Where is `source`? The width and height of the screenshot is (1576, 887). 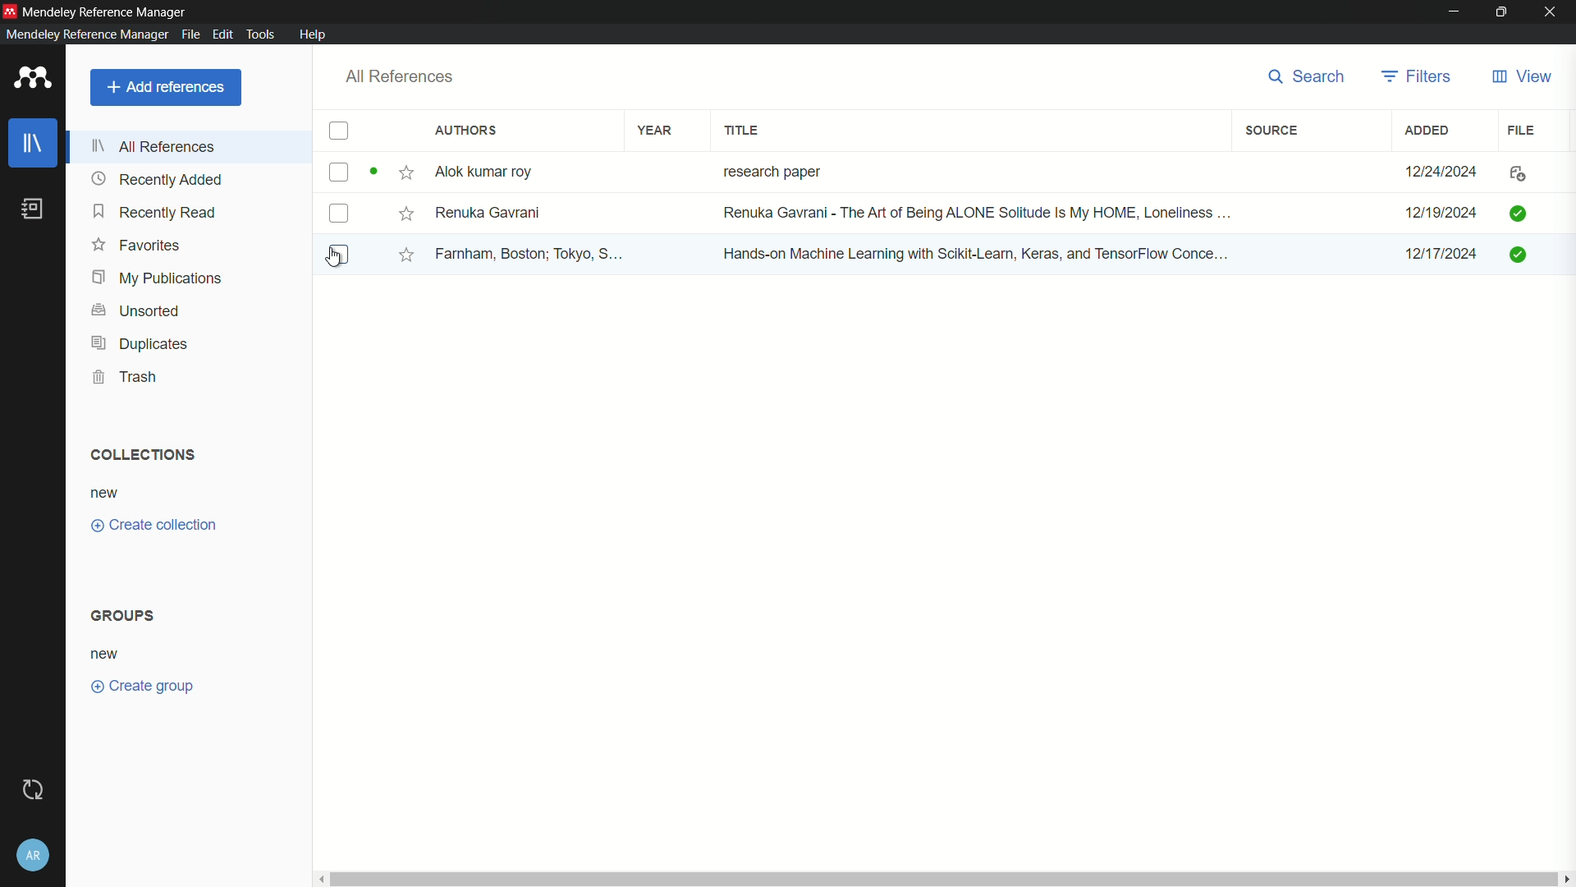 source is located at coordinates (1274, 131).